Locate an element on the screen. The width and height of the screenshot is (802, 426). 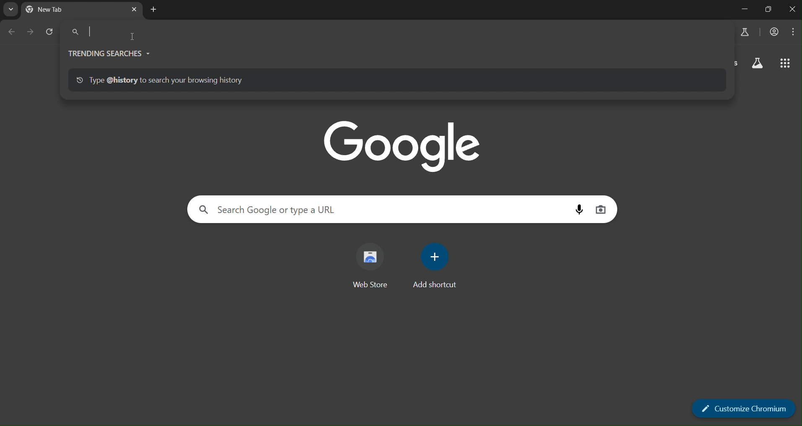
image search is located at coordinates (601, 210).